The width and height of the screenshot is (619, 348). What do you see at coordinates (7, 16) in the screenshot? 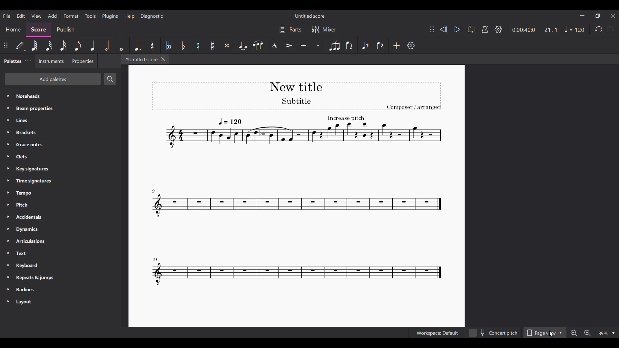
I see `File menu` at bounding box center [7, 16].